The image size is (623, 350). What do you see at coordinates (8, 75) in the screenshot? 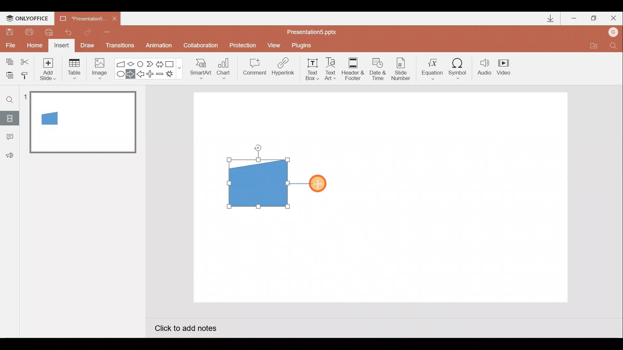
I see `Paste` at bounding box center [8, 75].